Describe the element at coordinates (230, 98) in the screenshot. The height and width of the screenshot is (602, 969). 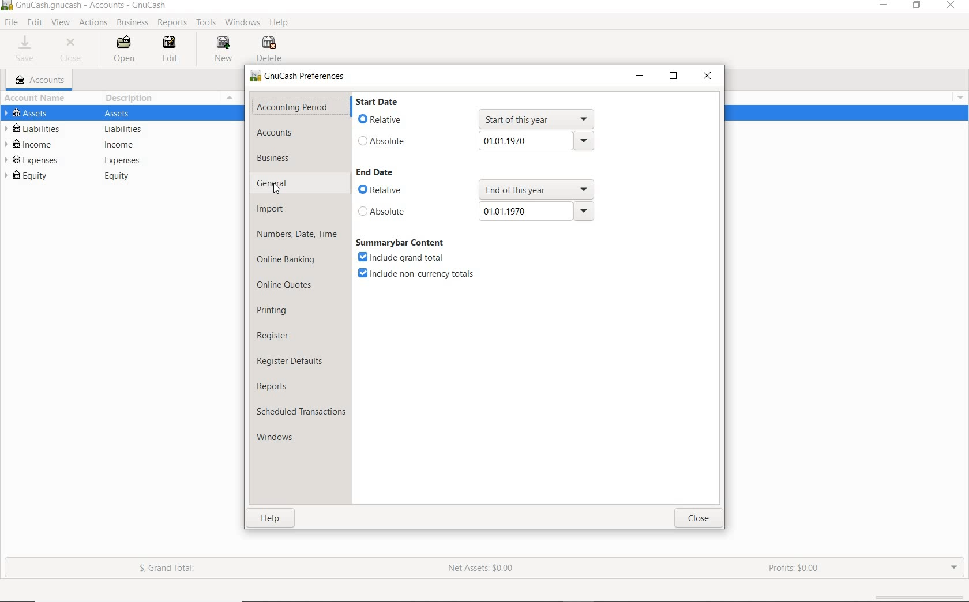
I see `Menu` at that location.